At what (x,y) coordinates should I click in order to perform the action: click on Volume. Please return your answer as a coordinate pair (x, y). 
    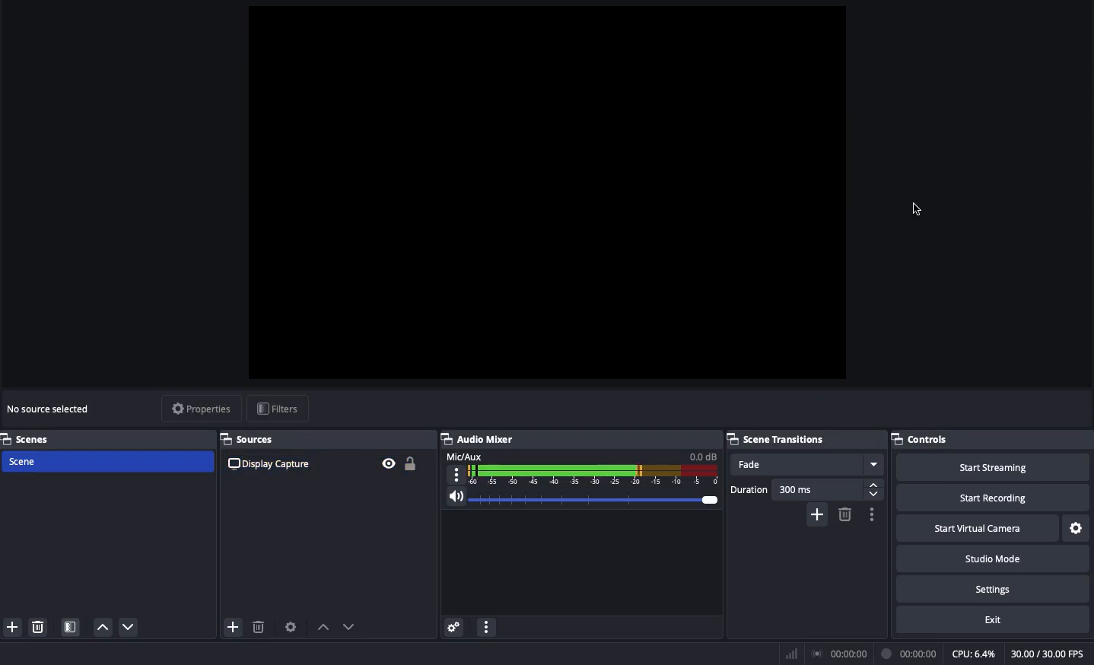
    Looking at the image, I should click on (578, 501).